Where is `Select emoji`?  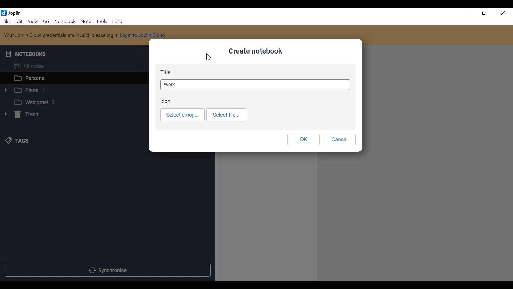
Select emoji is located at coordinates (183, 115).